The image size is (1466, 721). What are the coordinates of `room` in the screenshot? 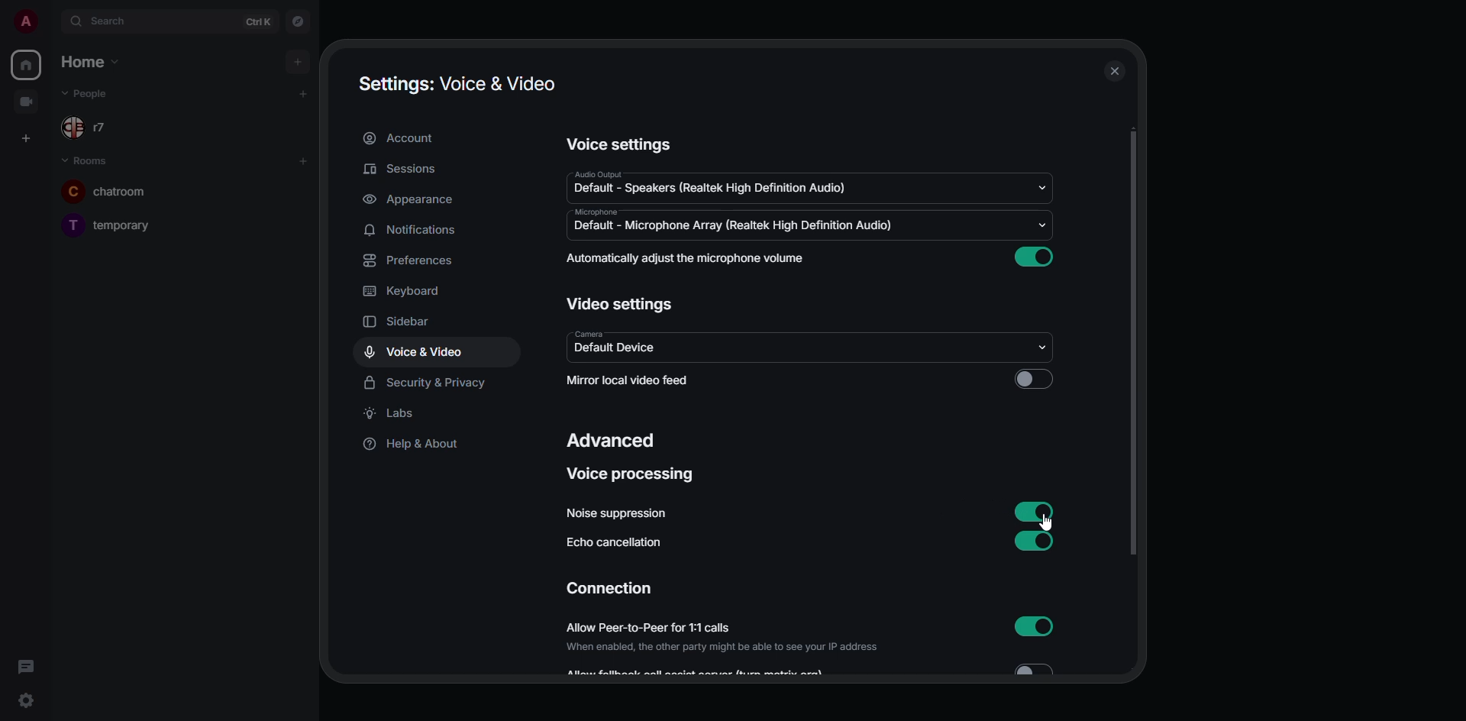 It's located at (104, 193).